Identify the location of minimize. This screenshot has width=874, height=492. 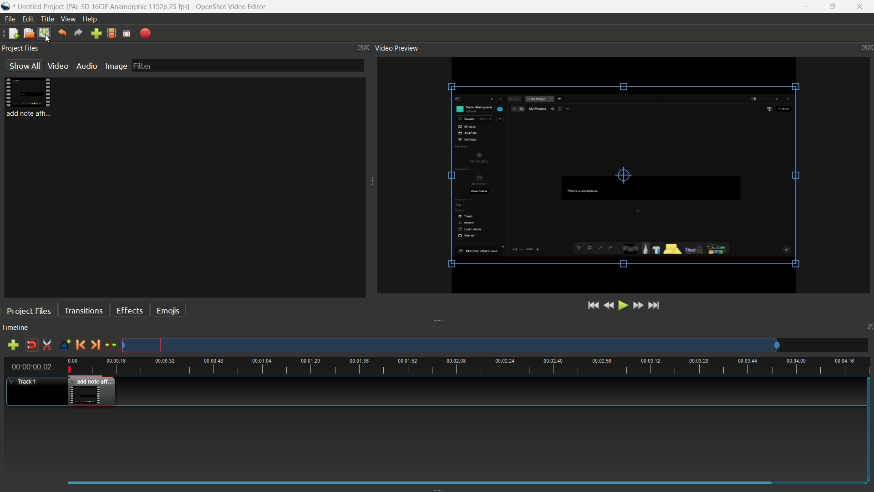
(807, 7).